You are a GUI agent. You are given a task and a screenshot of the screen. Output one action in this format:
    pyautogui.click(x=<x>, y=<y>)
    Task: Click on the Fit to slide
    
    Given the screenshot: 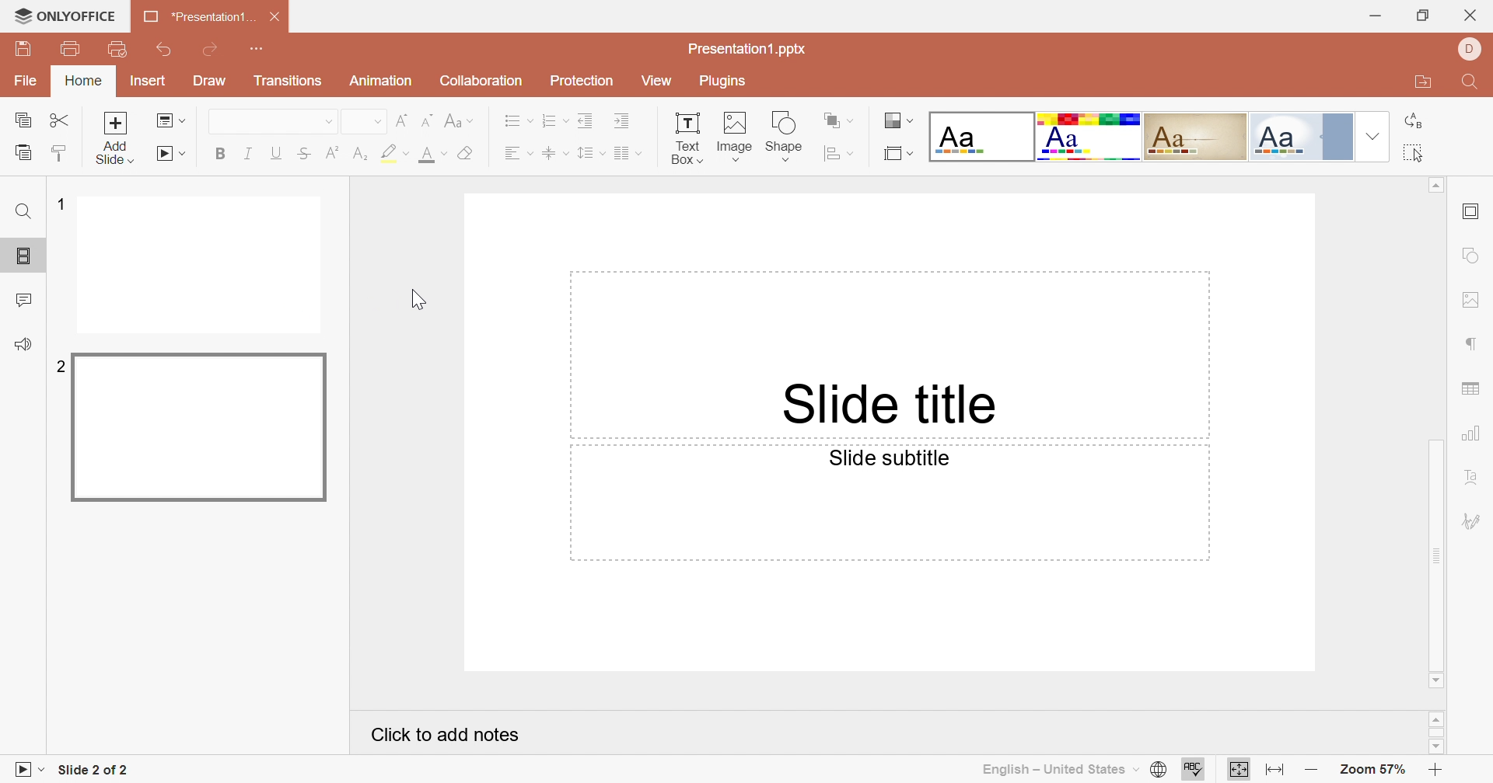 What is the action you would take?
    pyautogui.click(x=1241, y=770)
    